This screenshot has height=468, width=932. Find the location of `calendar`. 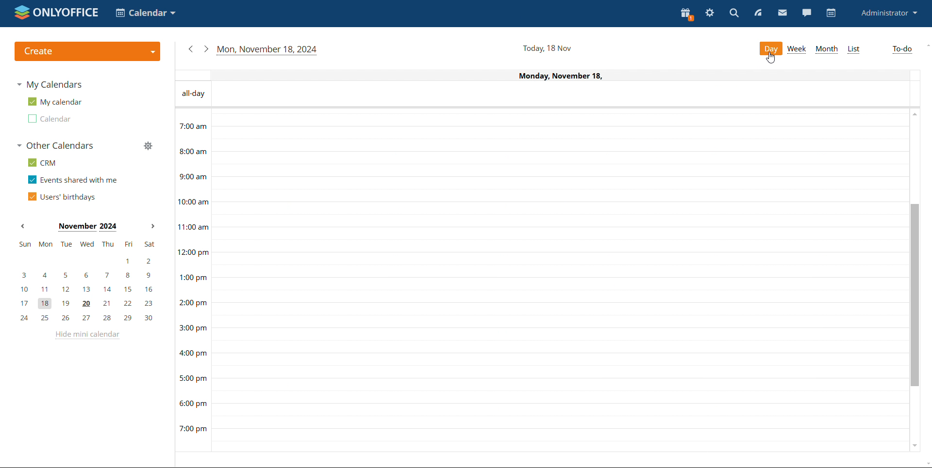

calendar is located at coordinates (831, 13).